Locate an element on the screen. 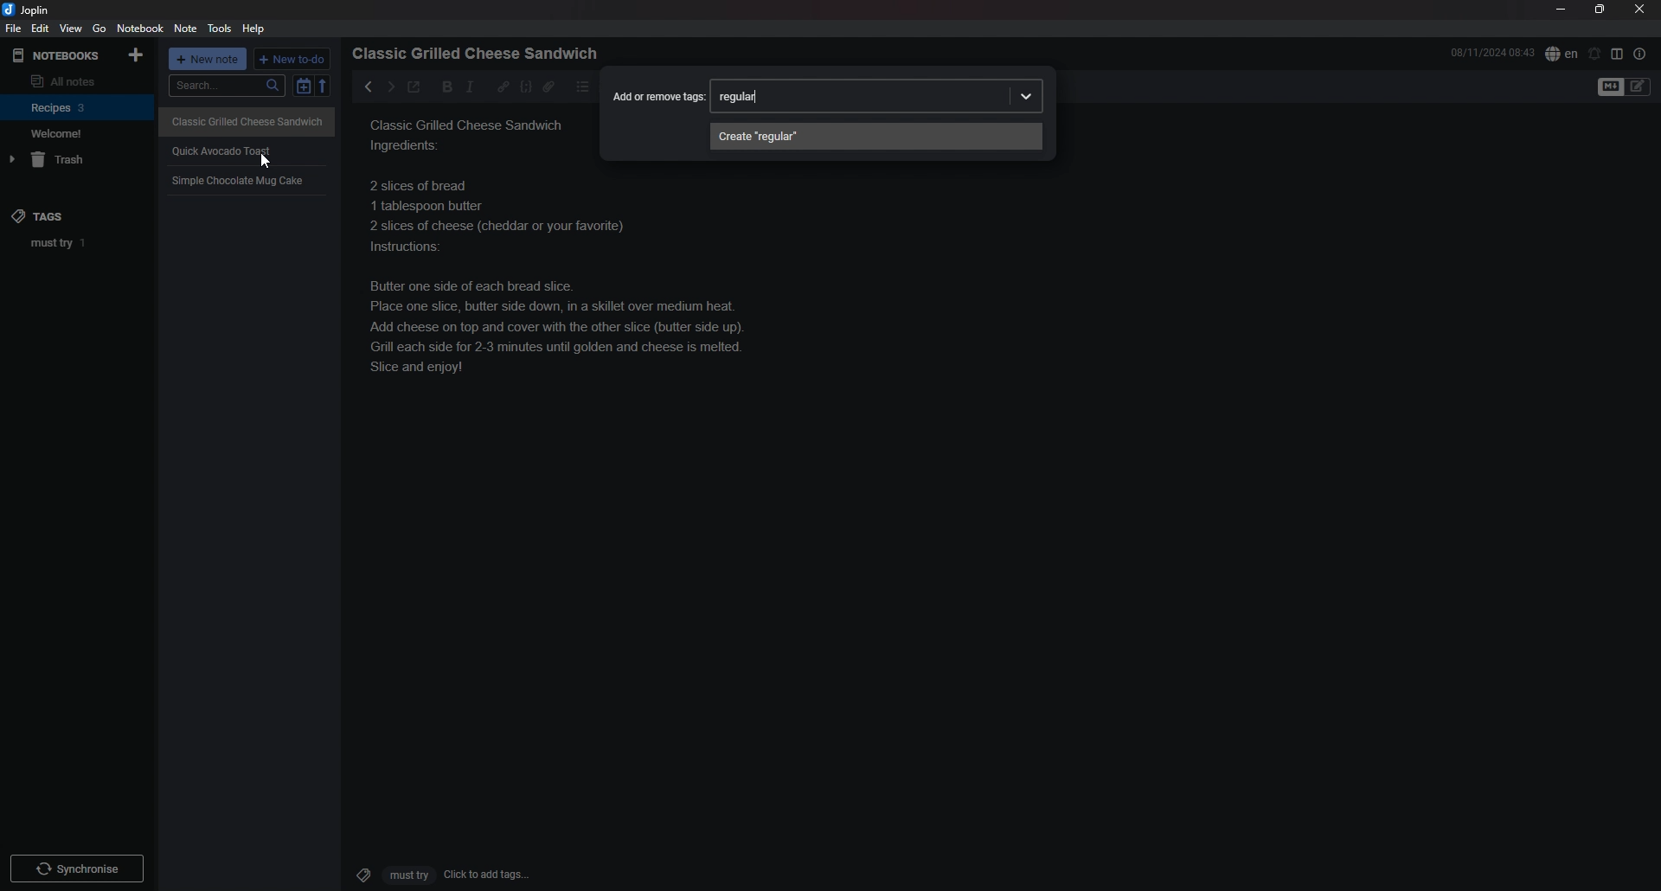 The image size is (1661, 891). note is located at coordinates (185, 29).